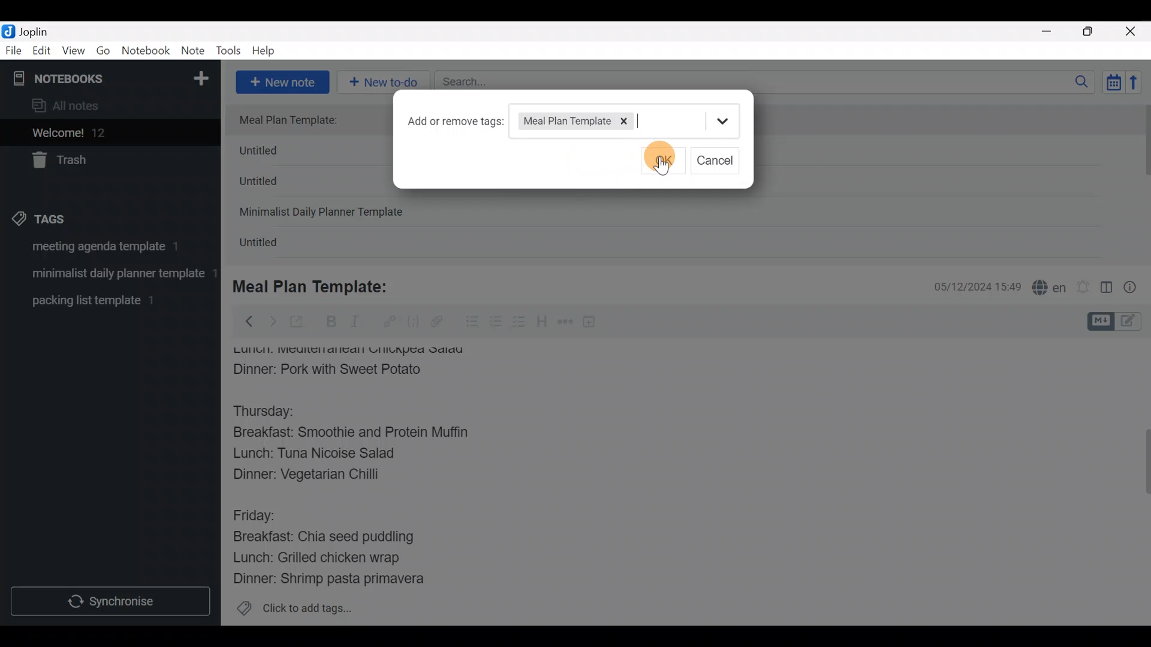  What do you see at coordinates (272, 321) in the screenshot?
I see `Forward` at bounding box center [272, 321].